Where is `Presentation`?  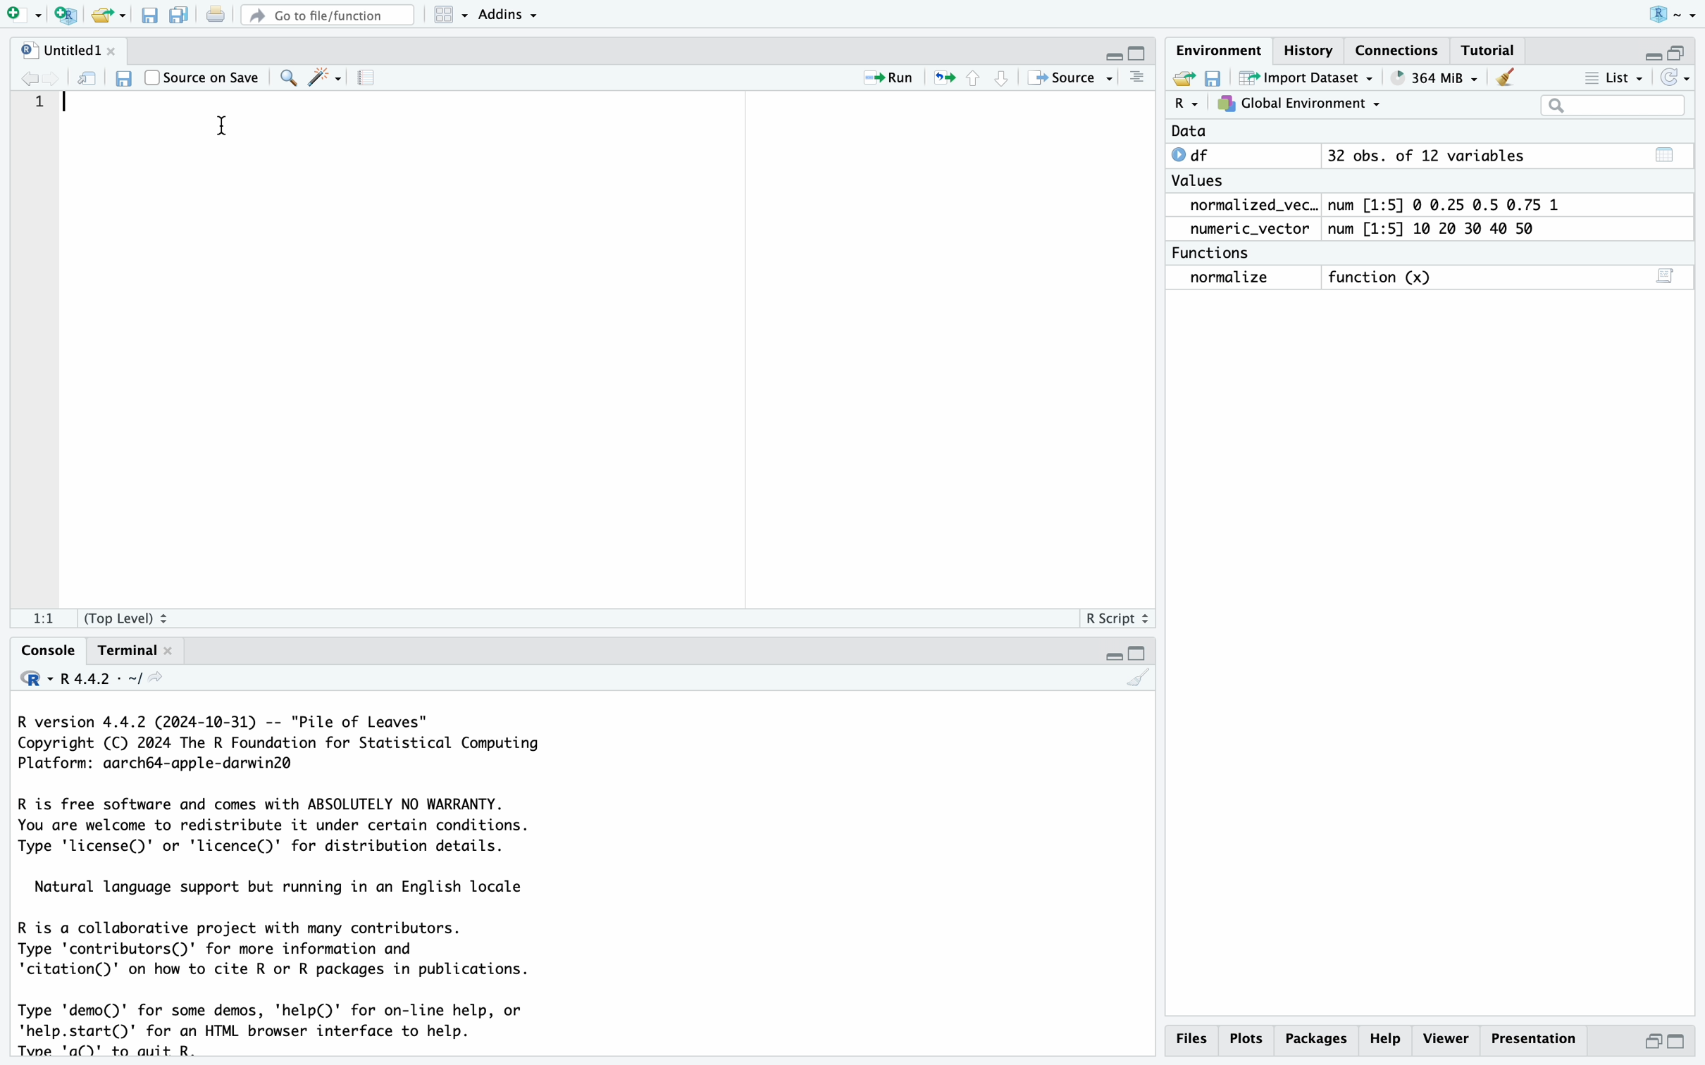 Presentation is located at coordinates (1536, 1037).